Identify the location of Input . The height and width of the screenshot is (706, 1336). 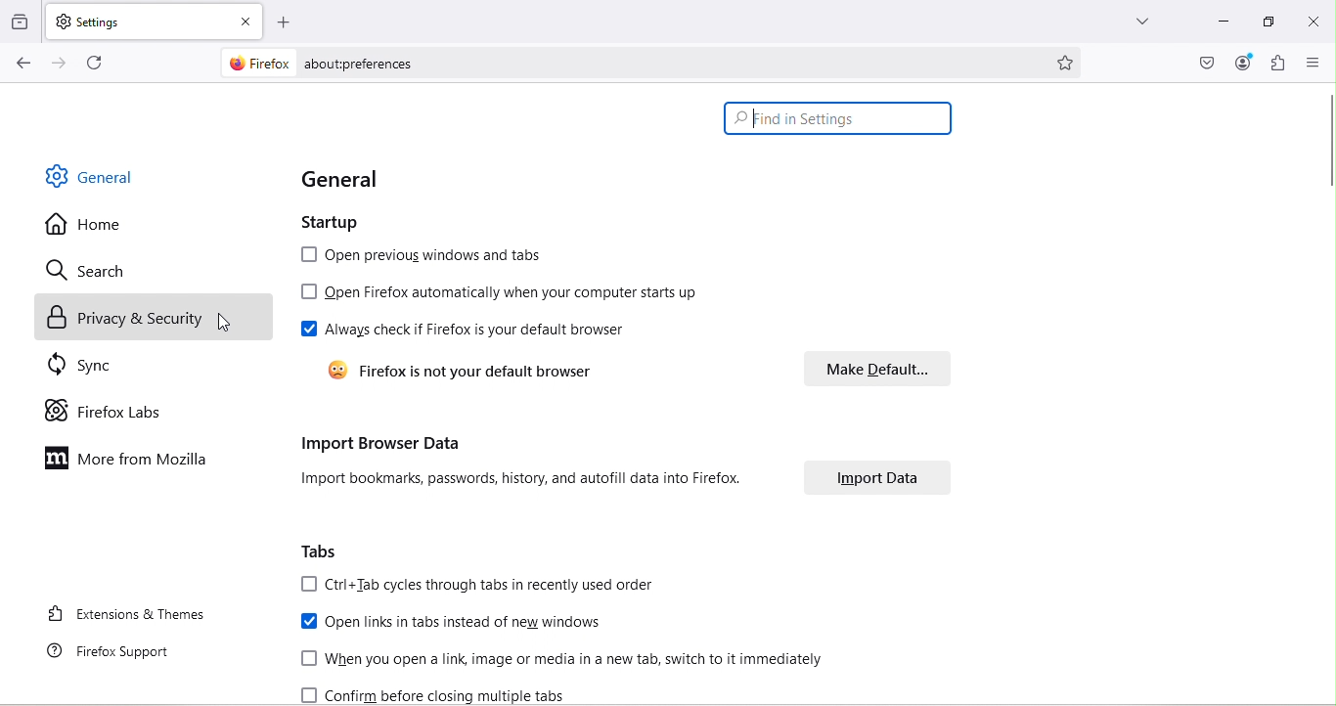
(1218, 24).